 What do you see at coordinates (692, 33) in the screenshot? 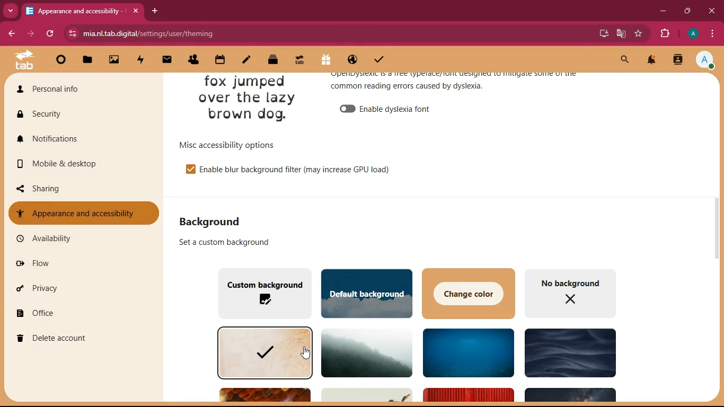
I see `pfoile` at bounding box center [692, 33].